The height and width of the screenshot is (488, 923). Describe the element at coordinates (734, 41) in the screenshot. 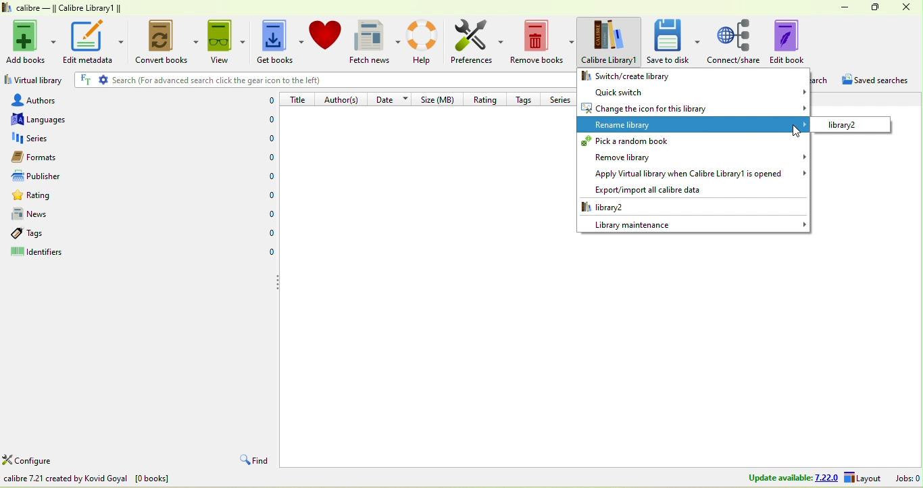

I see `connect/share` at that location.